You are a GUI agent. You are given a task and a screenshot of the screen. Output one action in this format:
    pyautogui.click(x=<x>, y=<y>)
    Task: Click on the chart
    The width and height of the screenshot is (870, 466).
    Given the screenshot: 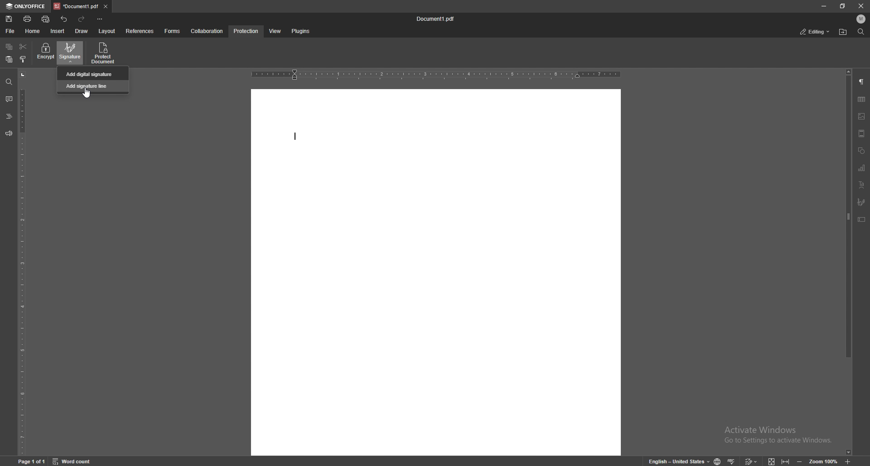 What is the action you would take?
    pyautogui.click(x=862, y=168)
    